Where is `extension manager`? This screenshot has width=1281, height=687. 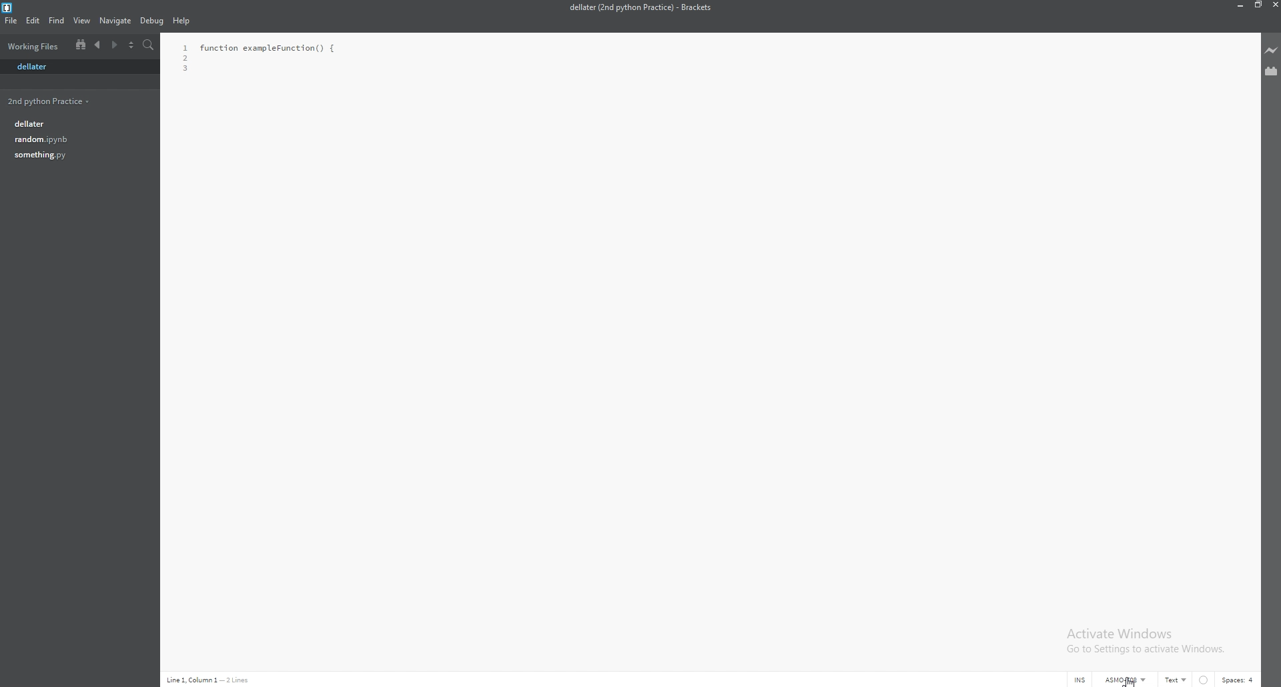
extension manager is located at coordinates (1270, 72).